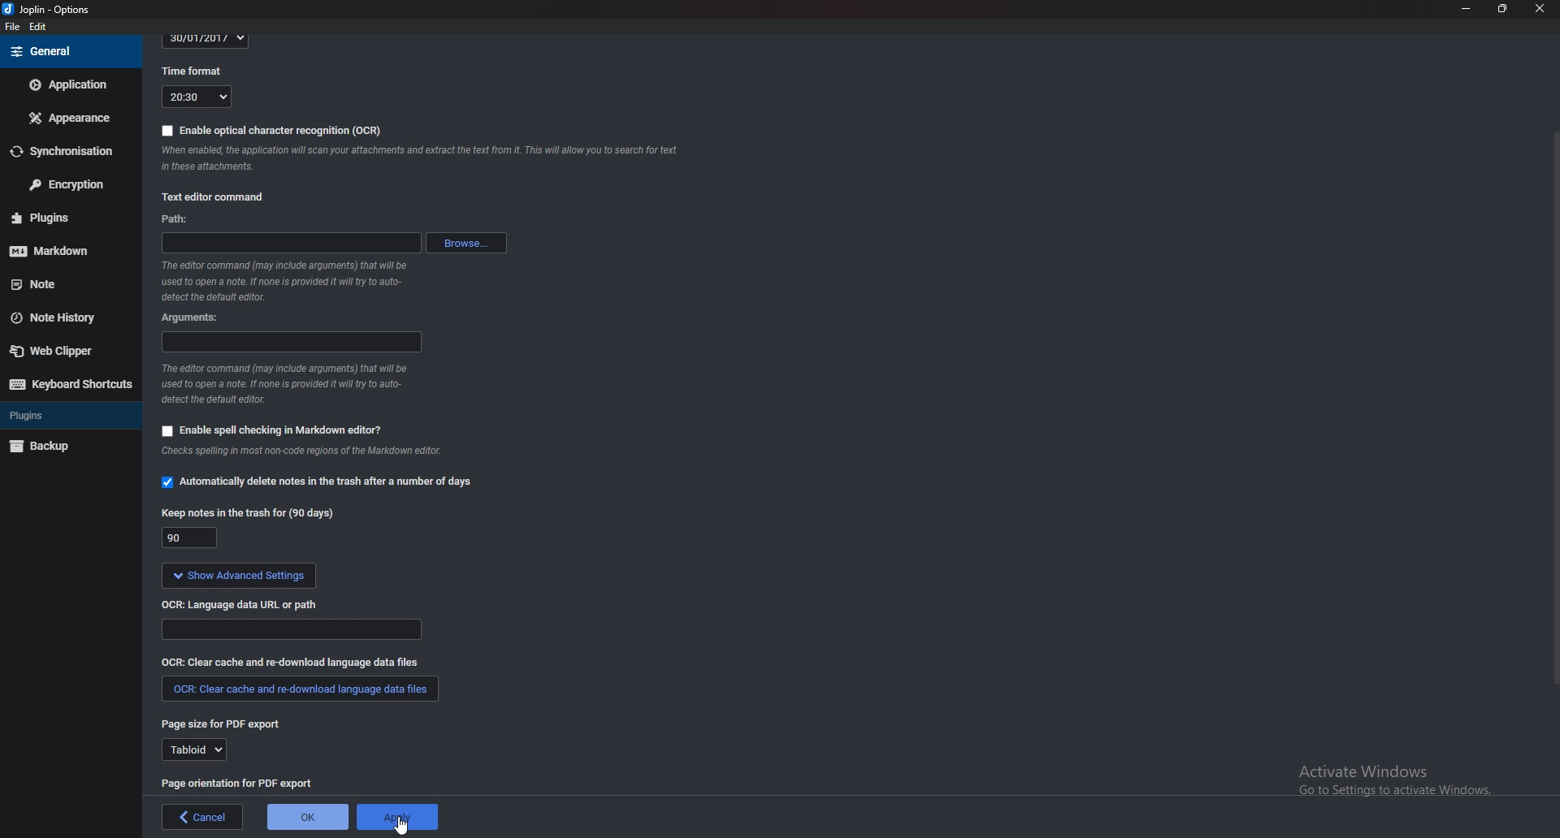 The image size is (1560, 838). I want to click on Note history, so click(61, 319).